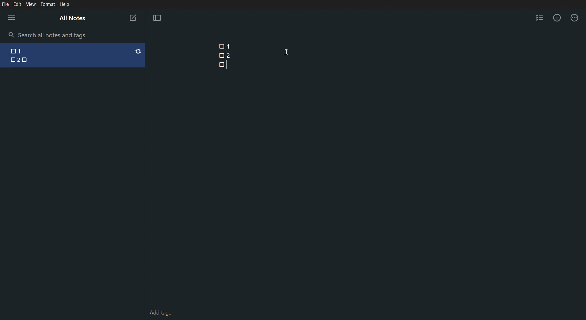 The height and width of the screenshot is (320, 586). I want to click on View, so click(31, 4).